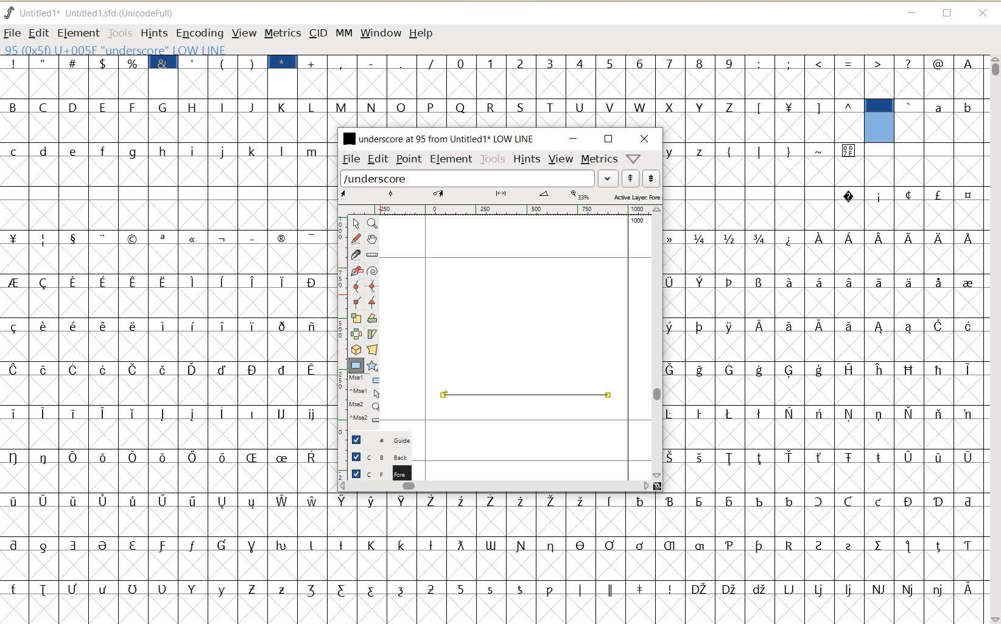 Image resolution: width=1001 pixels, height=624 pixels. What do you see at coordinates (658, 343) in the screenshot?
I see `SCROLLBAR` at bounding box center [658, 343].